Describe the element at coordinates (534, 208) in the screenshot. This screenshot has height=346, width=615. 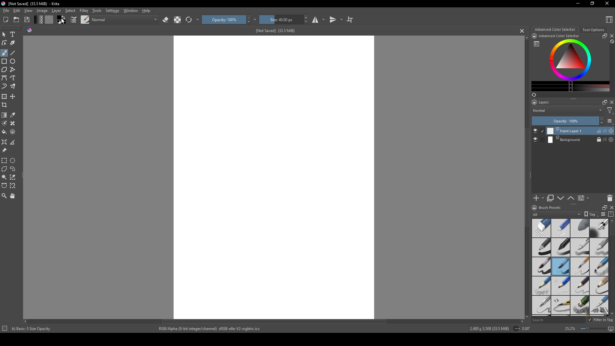
I see `logo` at that location.